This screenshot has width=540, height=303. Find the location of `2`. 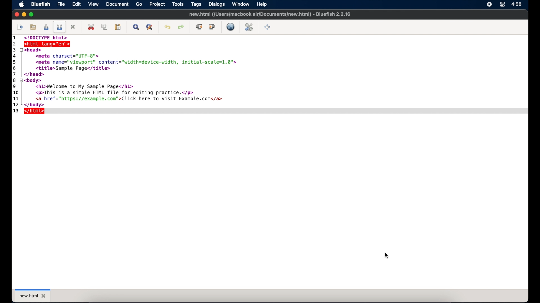

2 is located at coordinates (15, 44).